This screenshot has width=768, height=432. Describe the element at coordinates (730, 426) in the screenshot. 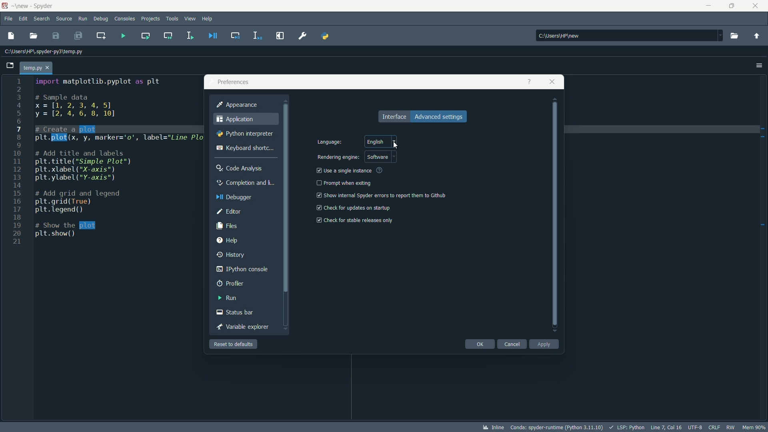

I see `rw` at that location.